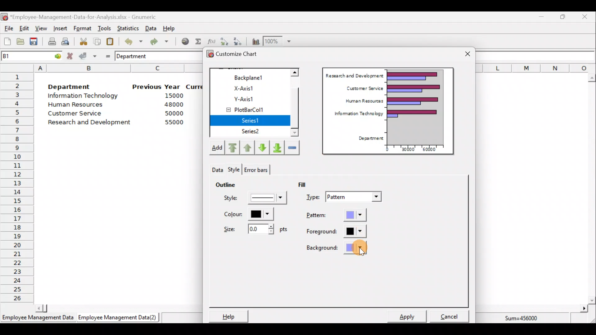 The image size is (596, 335). I want to click on Size, so click(254, 228).